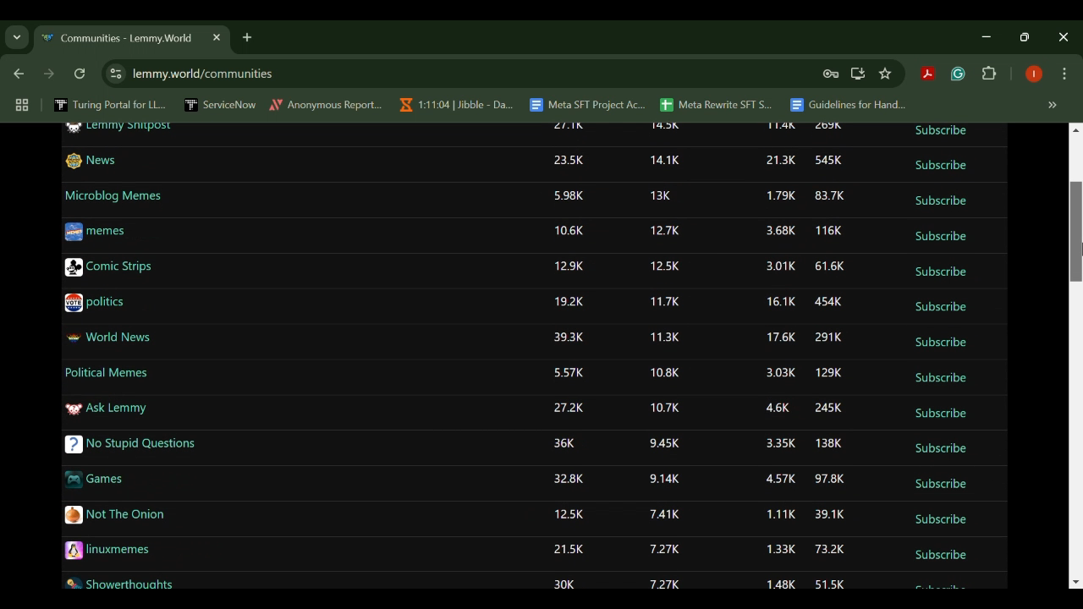 Image resolution: width=1083 pixels, height=609 pixels. Describe the element at coordinates (828, 371) in the screenshot. I see `129K` at that location.